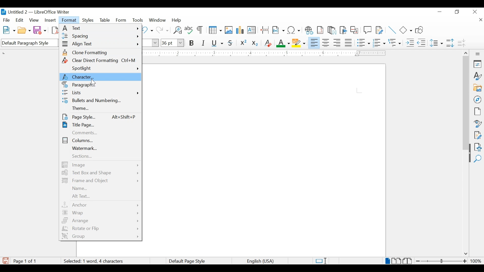 Image resolution: width=484 pixels, height=272 pixels. I want to click on underline, so click(218, 43).